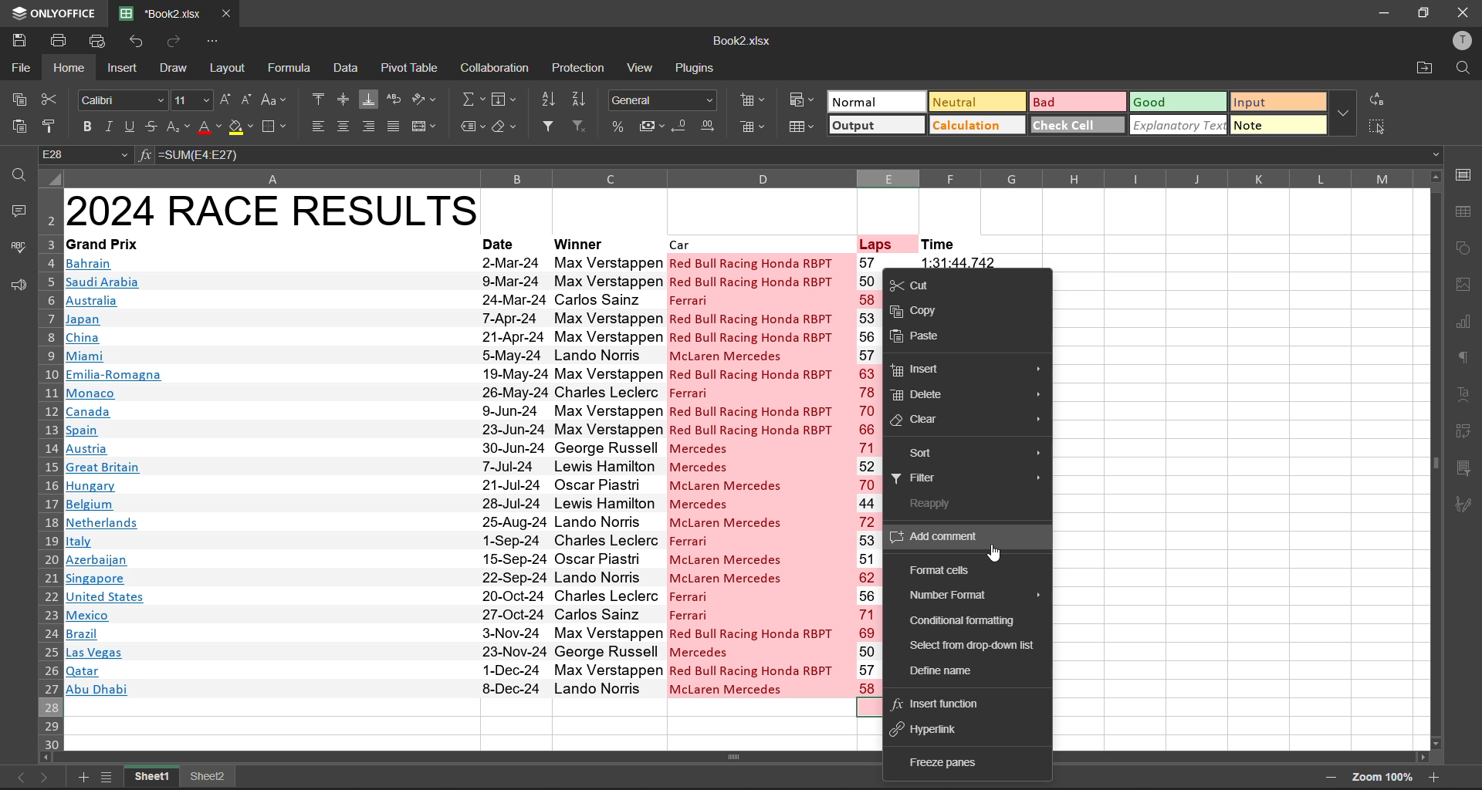 The width and height of the screenshot is (1482, 790). I want to click on align bottom, so click(367, 98).